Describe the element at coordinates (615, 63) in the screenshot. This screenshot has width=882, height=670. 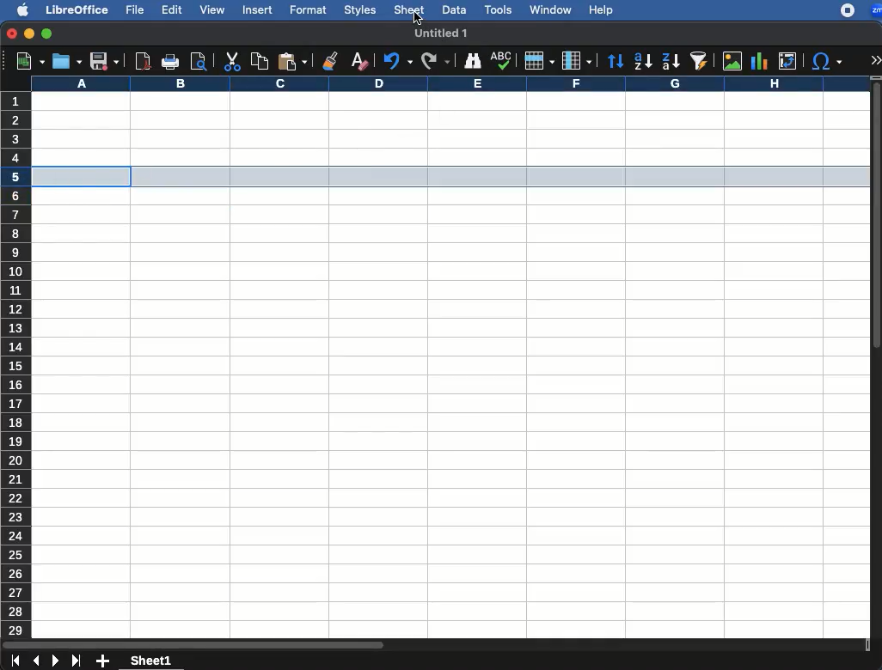
I see `sort` at that location.